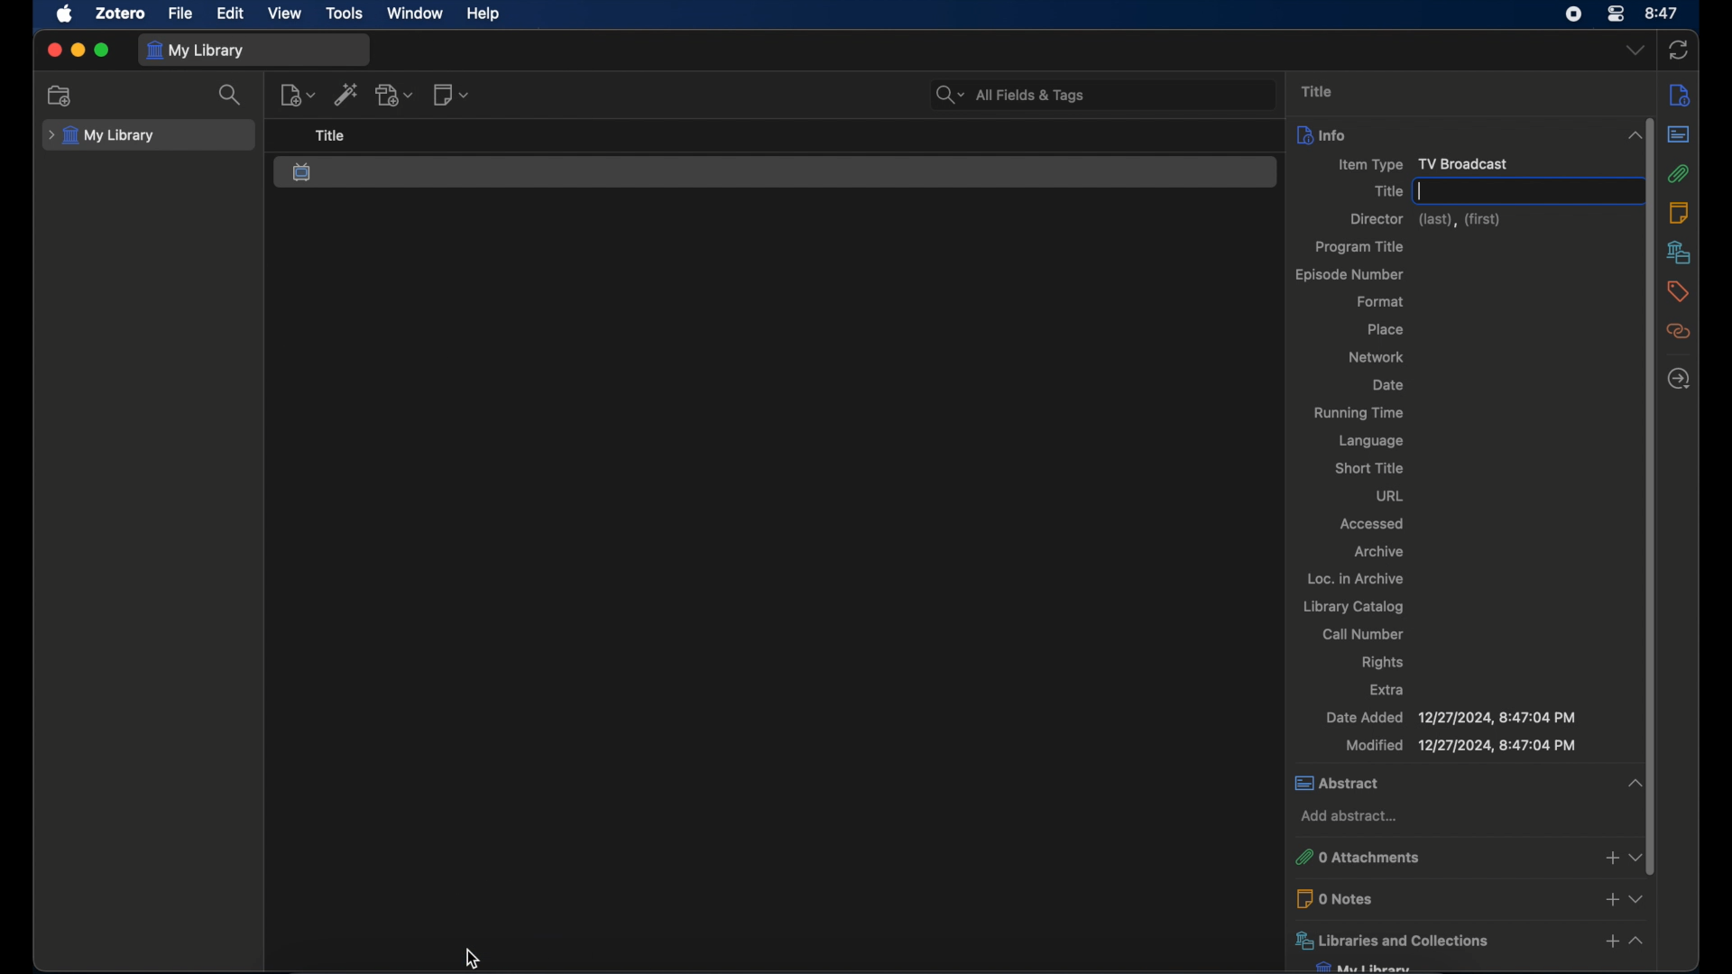 This screenshot has width=1732, height=974. I want to click on new item, so click(298, 94).